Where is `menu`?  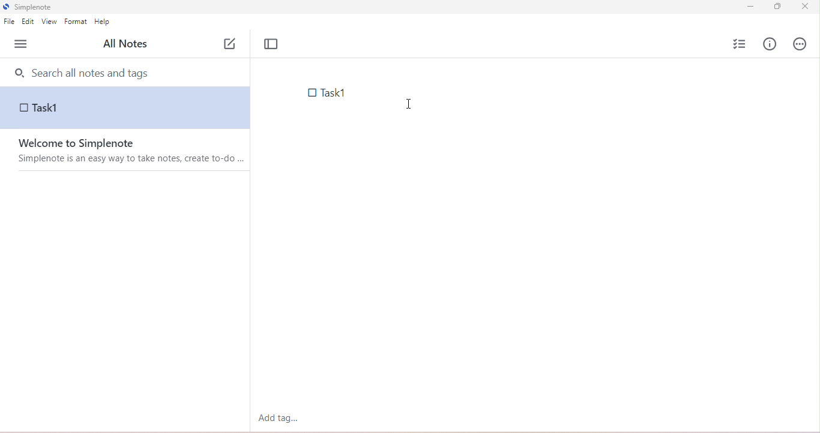
menu is located at coordinates (21, 44).